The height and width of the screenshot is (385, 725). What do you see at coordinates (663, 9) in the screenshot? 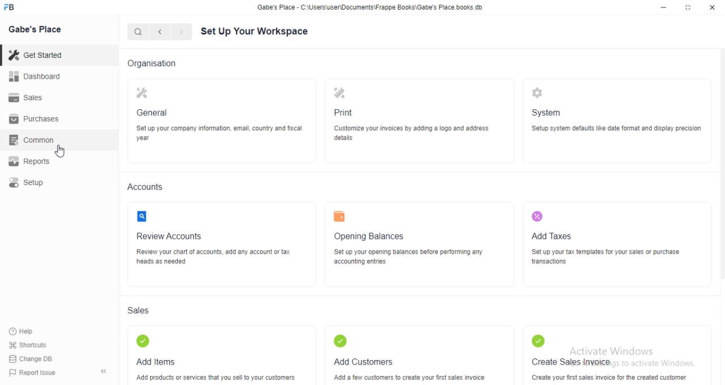
I see `minimize` at bounding box center [663, 9].